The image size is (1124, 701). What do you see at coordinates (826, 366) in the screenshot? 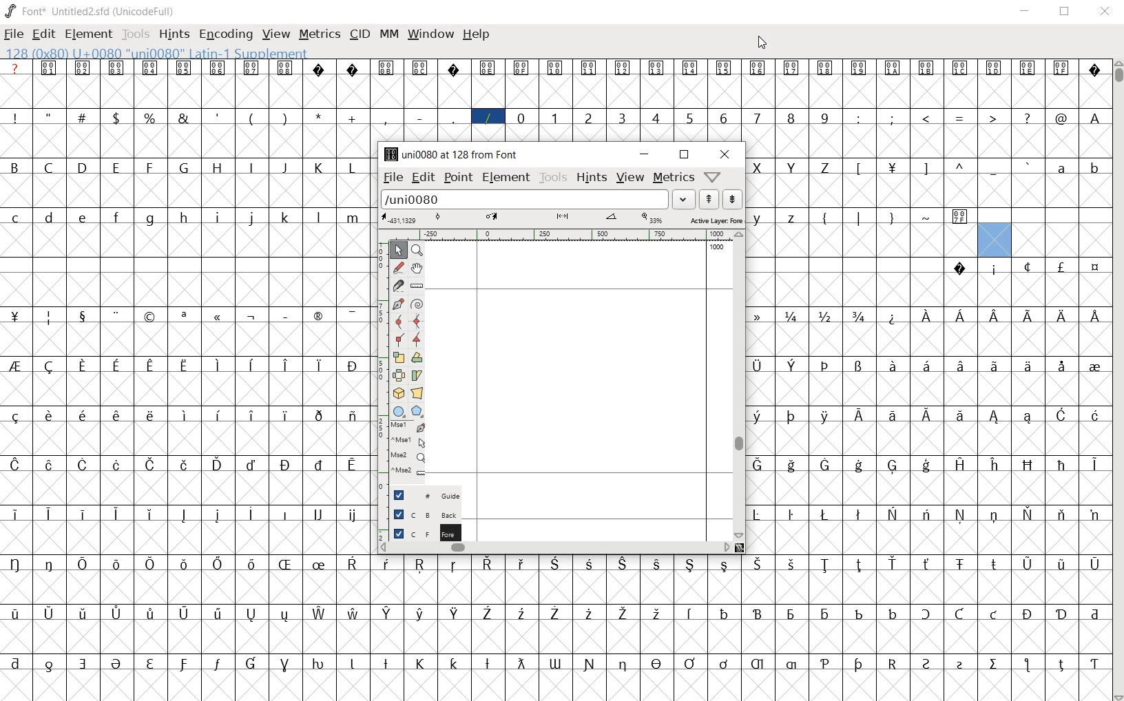
I see `glyph` at bounding box center [826, 366].